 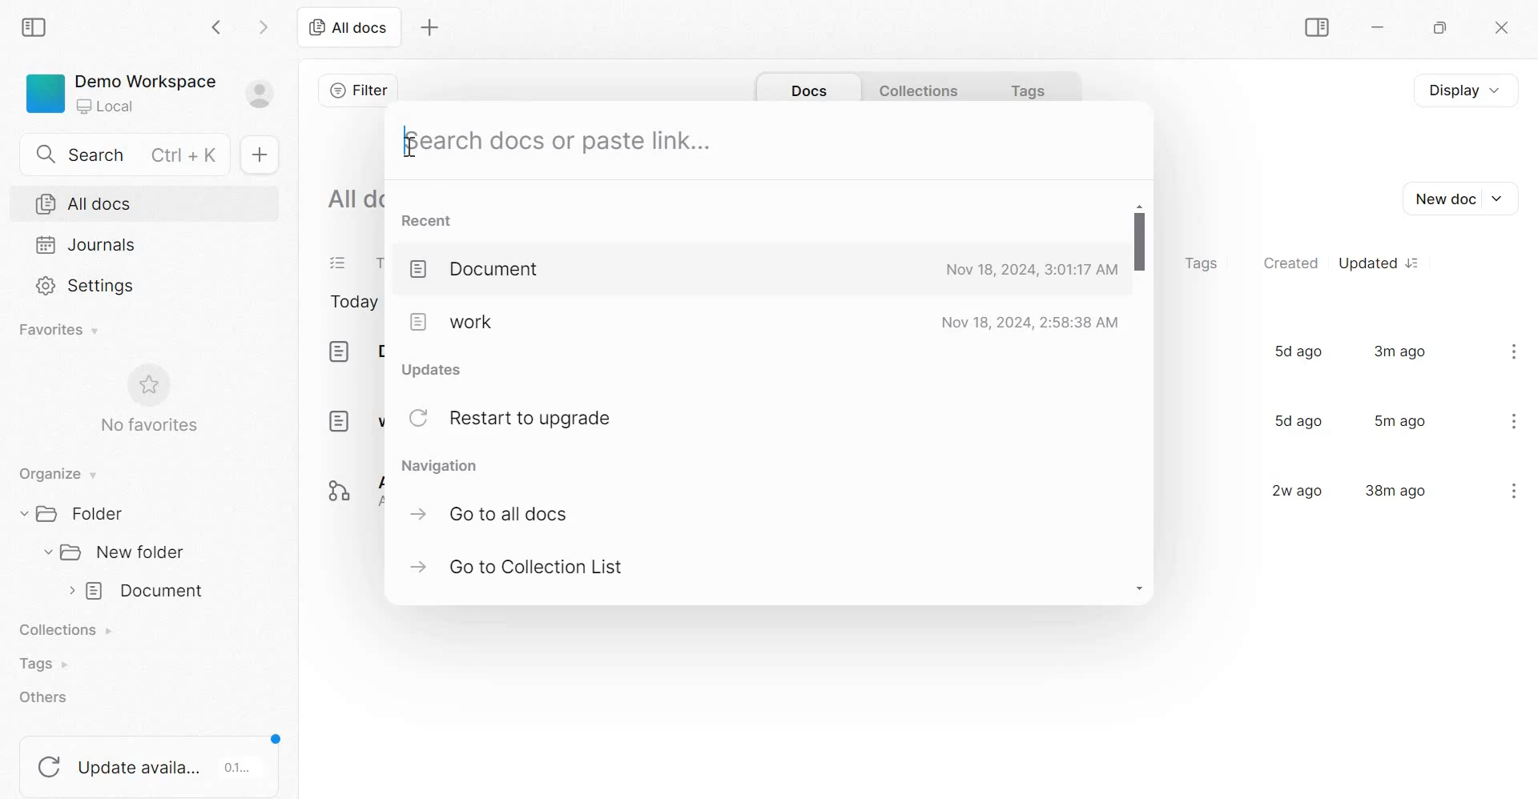 What do you see at coordinates (151, 97) in the screenshot?
I see `Demo workspace` at bounding box center [151, 97].